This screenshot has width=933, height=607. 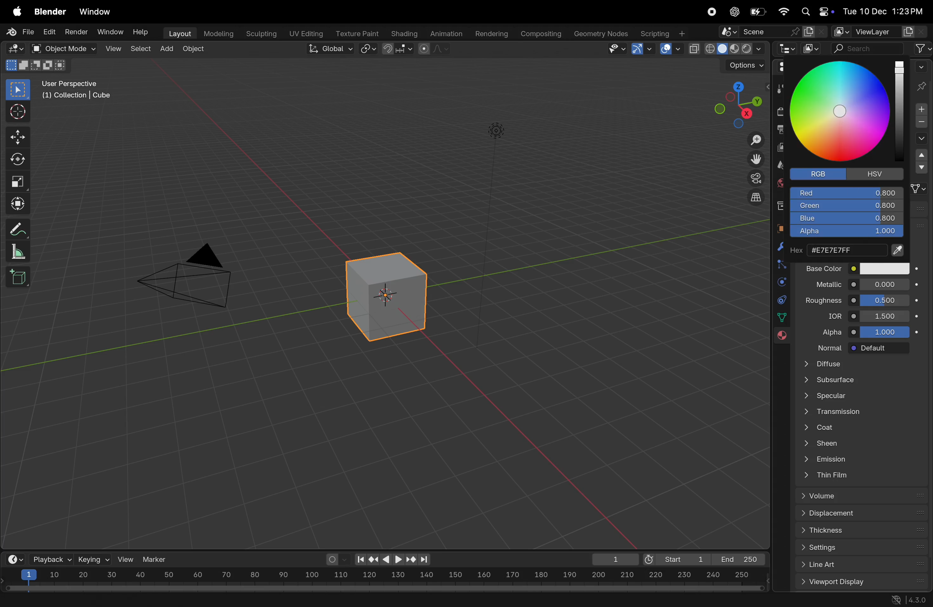 What do you see at coordinates (831, 316) in the screenshot?
I see `idr` at bounding box center [831, 316].